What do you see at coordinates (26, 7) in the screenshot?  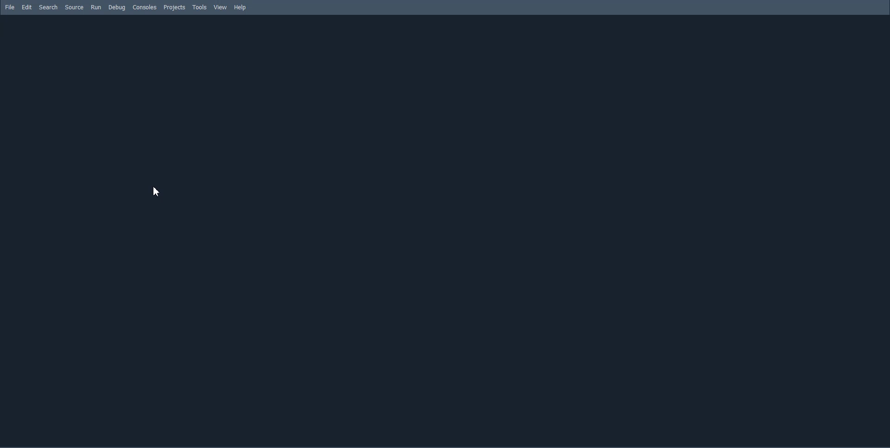 I see `Edit` at bounding box center [26, 7].